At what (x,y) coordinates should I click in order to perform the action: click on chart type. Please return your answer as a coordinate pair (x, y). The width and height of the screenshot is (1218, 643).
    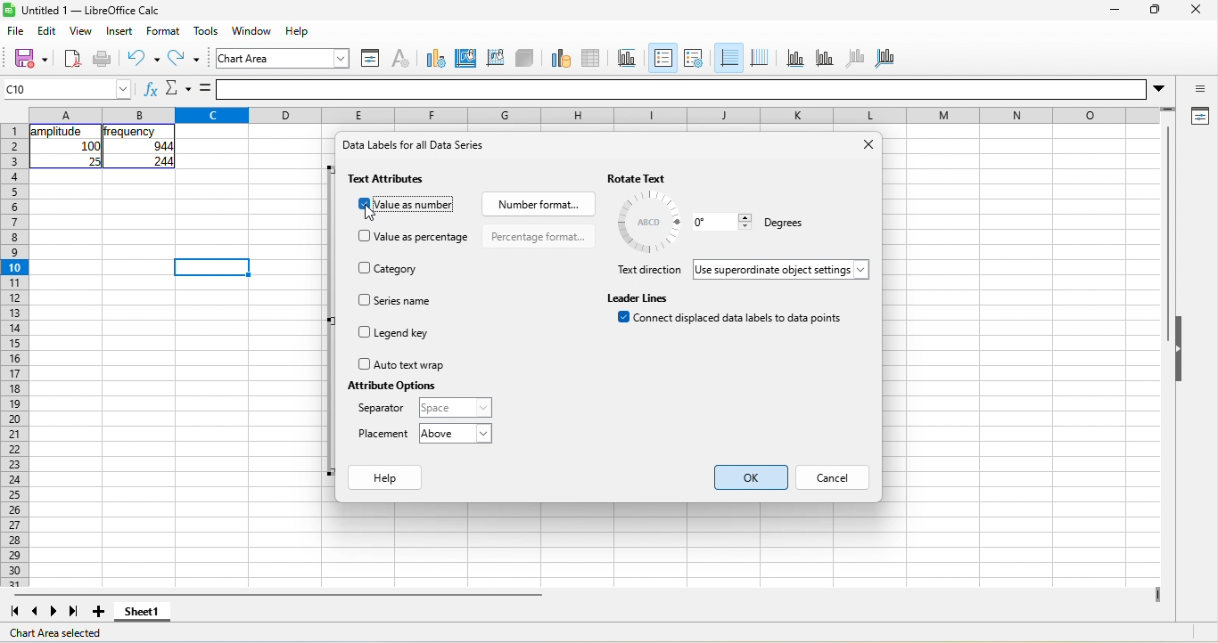
    Looking at the image, I should click on (432, 57).